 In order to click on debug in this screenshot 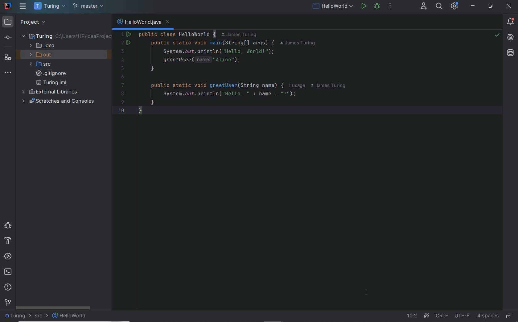, I will do `click(7, 225)`.